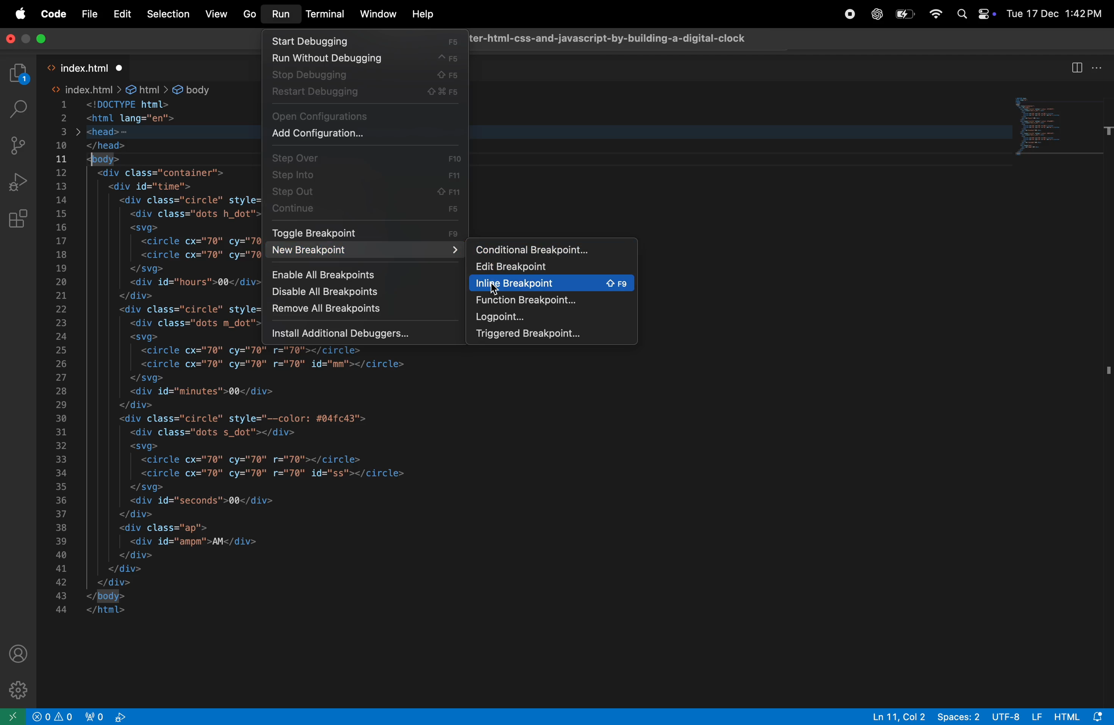 The width and height of the screenshot is (1114, 725). I want to click on run without debugging, so click(362, 59).